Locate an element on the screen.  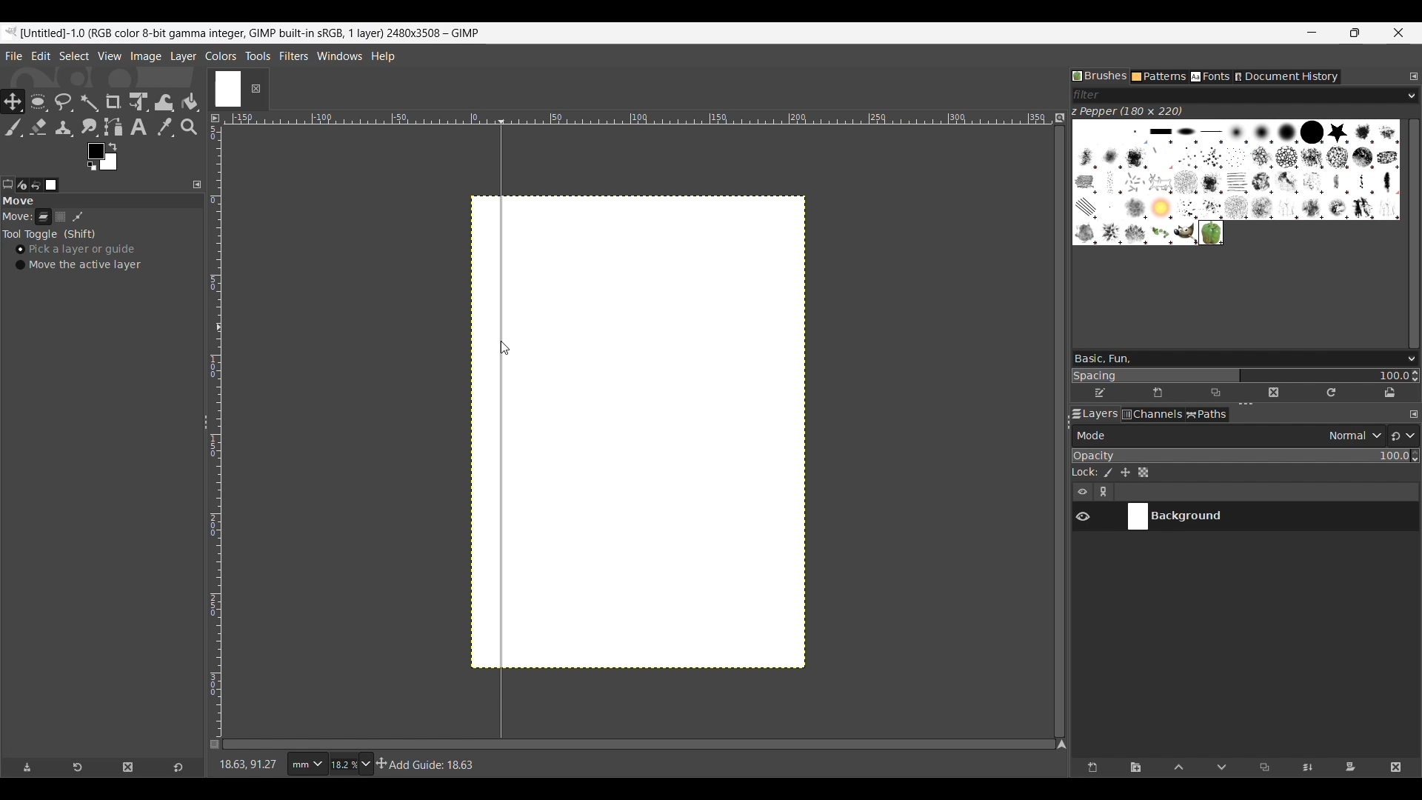
Layer is located at coordinates (44, 219).